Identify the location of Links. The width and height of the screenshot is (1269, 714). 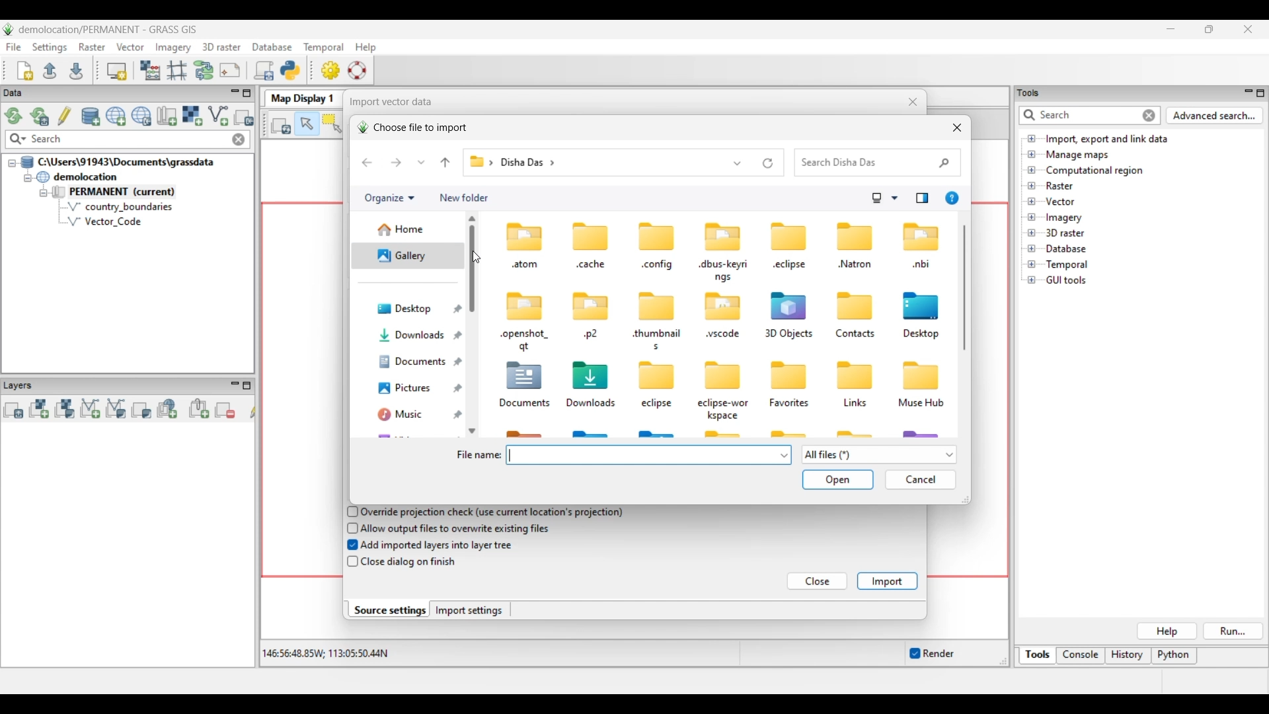
(855, 405).